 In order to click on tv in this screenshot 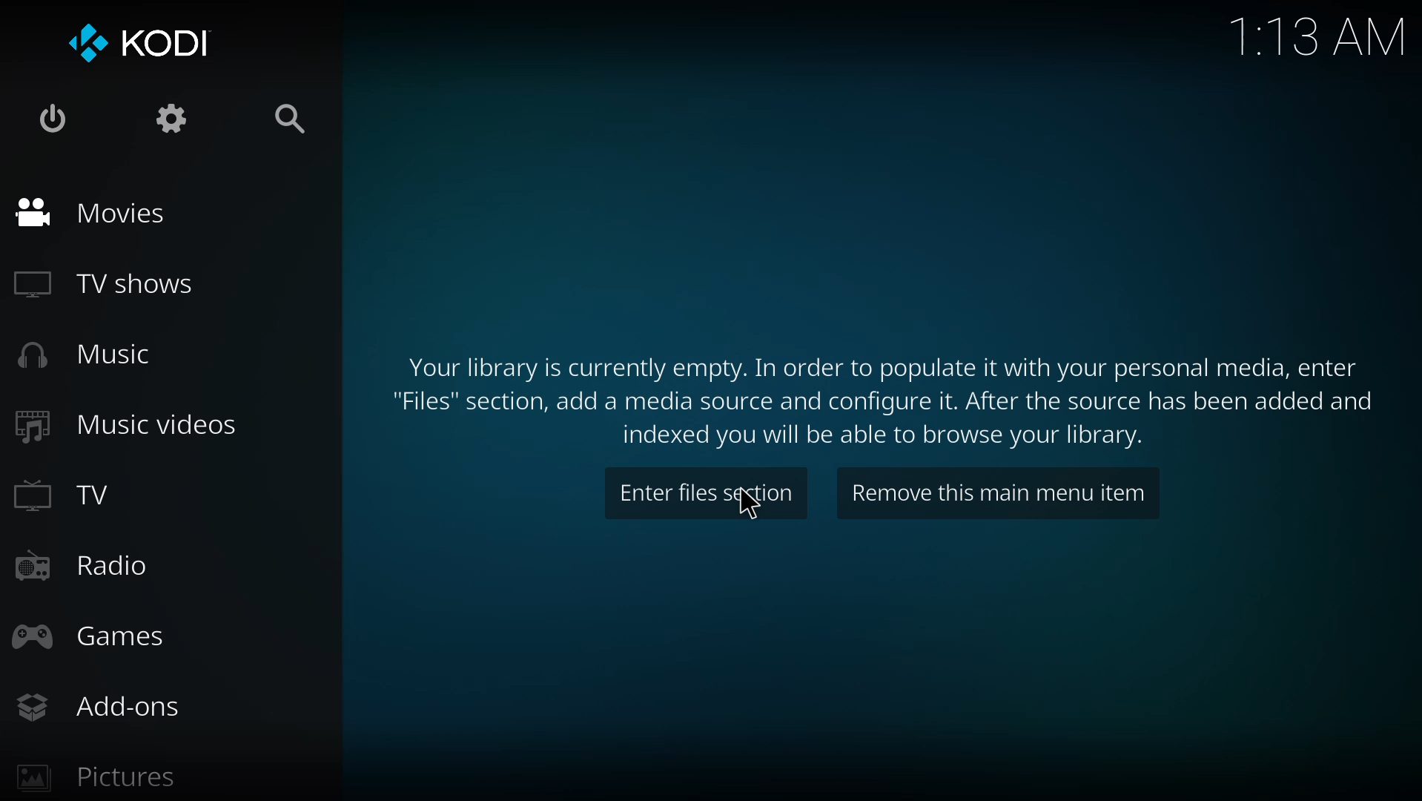, I will do `click(68, 495)`.